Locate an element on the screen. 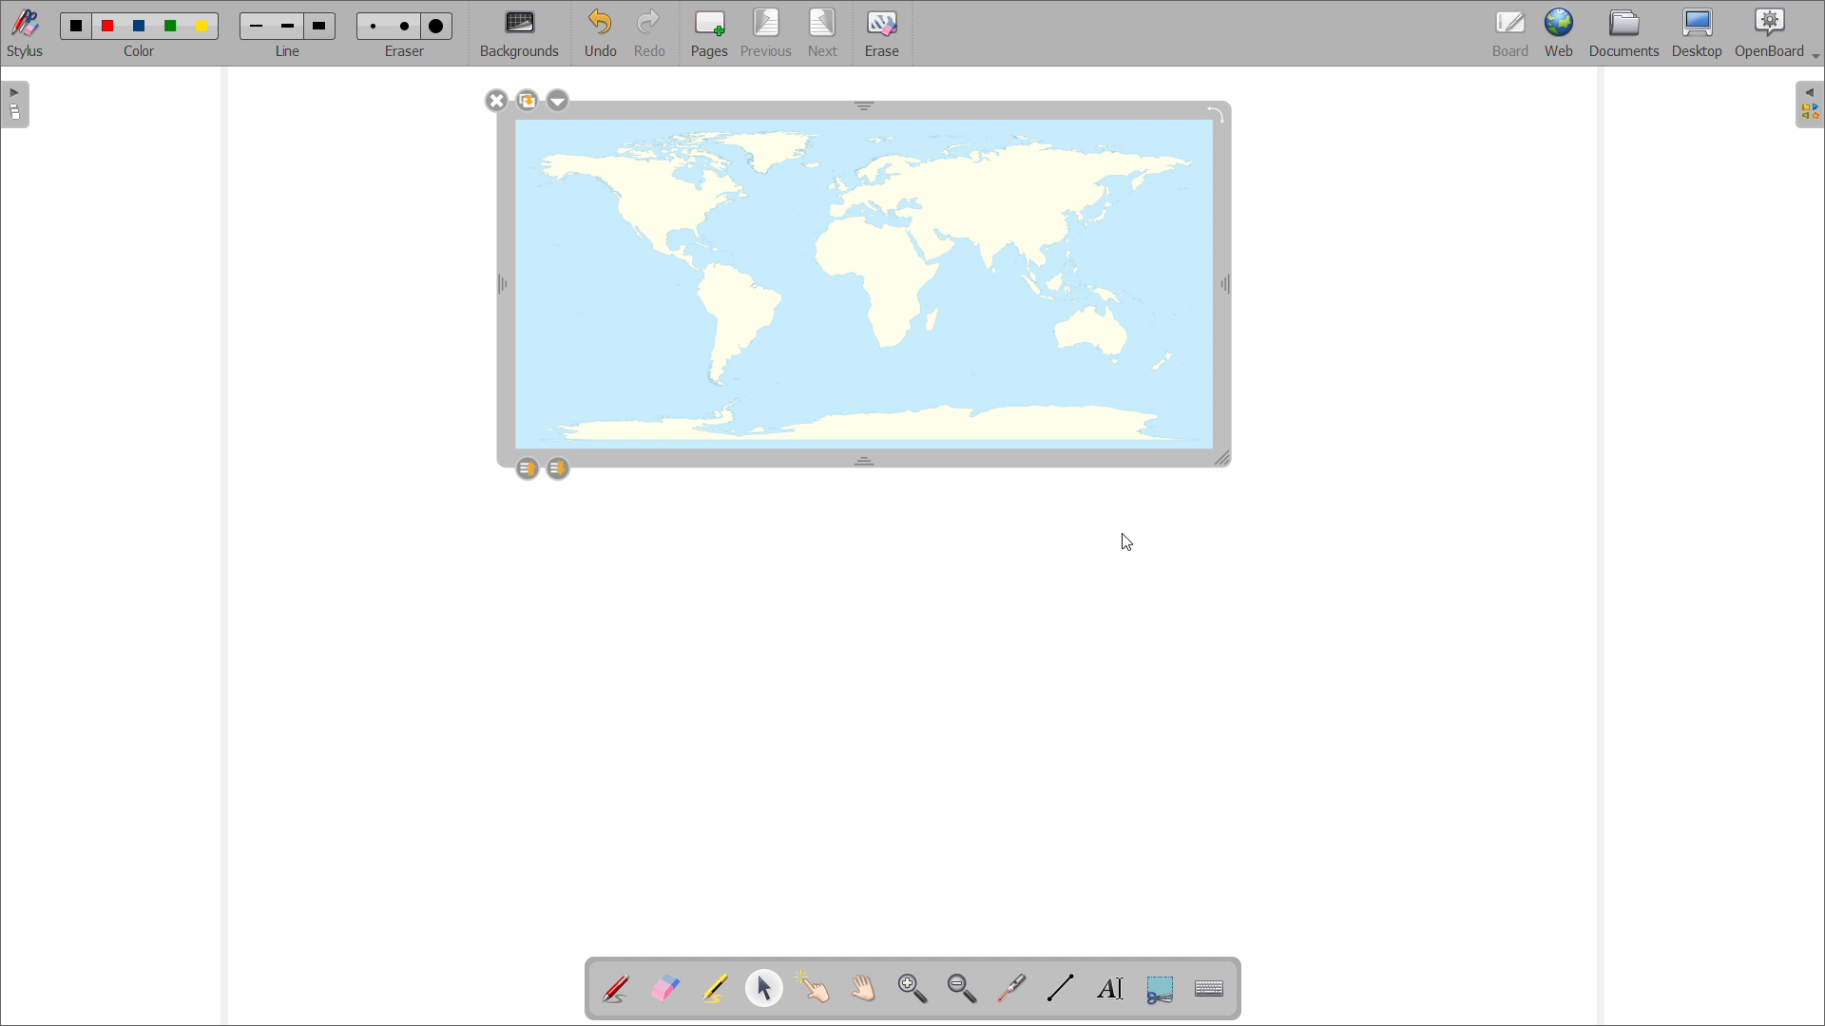 The height and width of the screenshot is (1026, 1825). resize is located at coordinates (865, 104).